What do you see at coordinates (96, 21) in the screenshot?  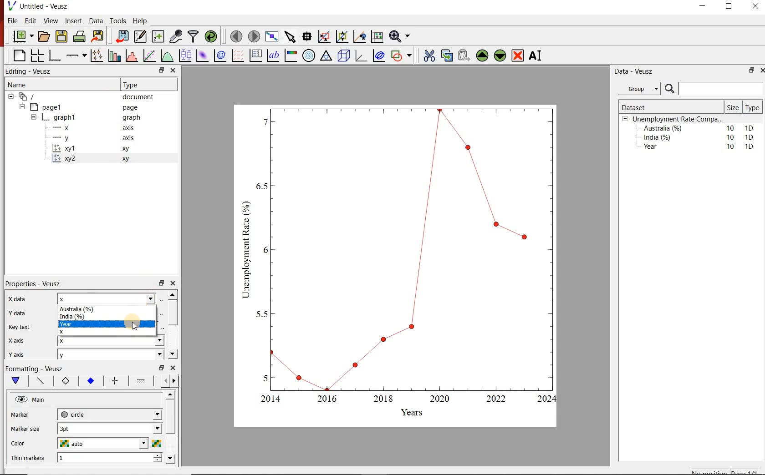 I see `Data` at bounding box center [96, 21].